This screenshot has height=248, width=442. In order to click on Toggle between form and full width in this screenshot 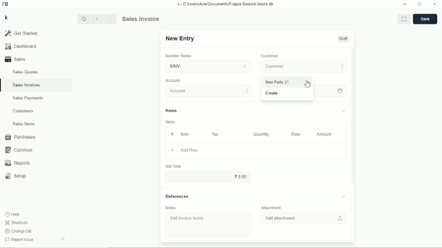, I will do `click(420, 4)`.